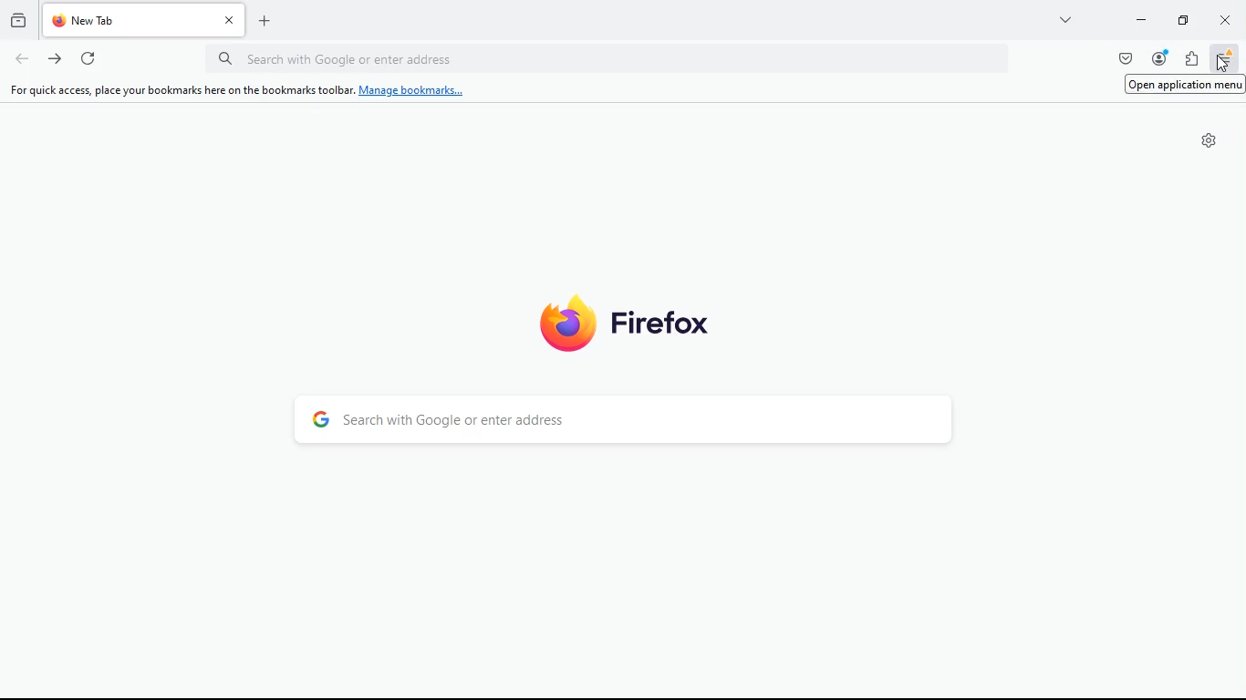 Image resolution: width=1246 pixels, height=700 pixels. I want to click on For quick access, place your bookmarks here on the bookmarks toolbar. Manage bookmarks..., so click(236, 90).